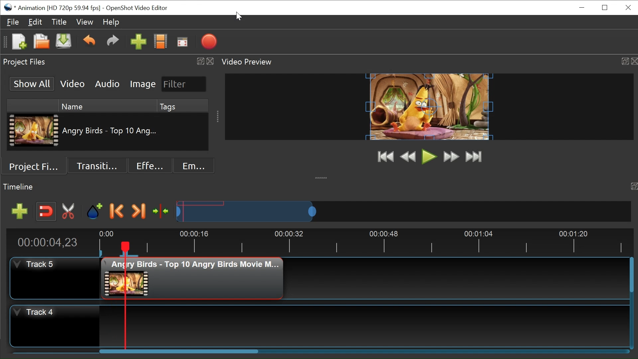  I want to click on collapse, so click(321, 177).